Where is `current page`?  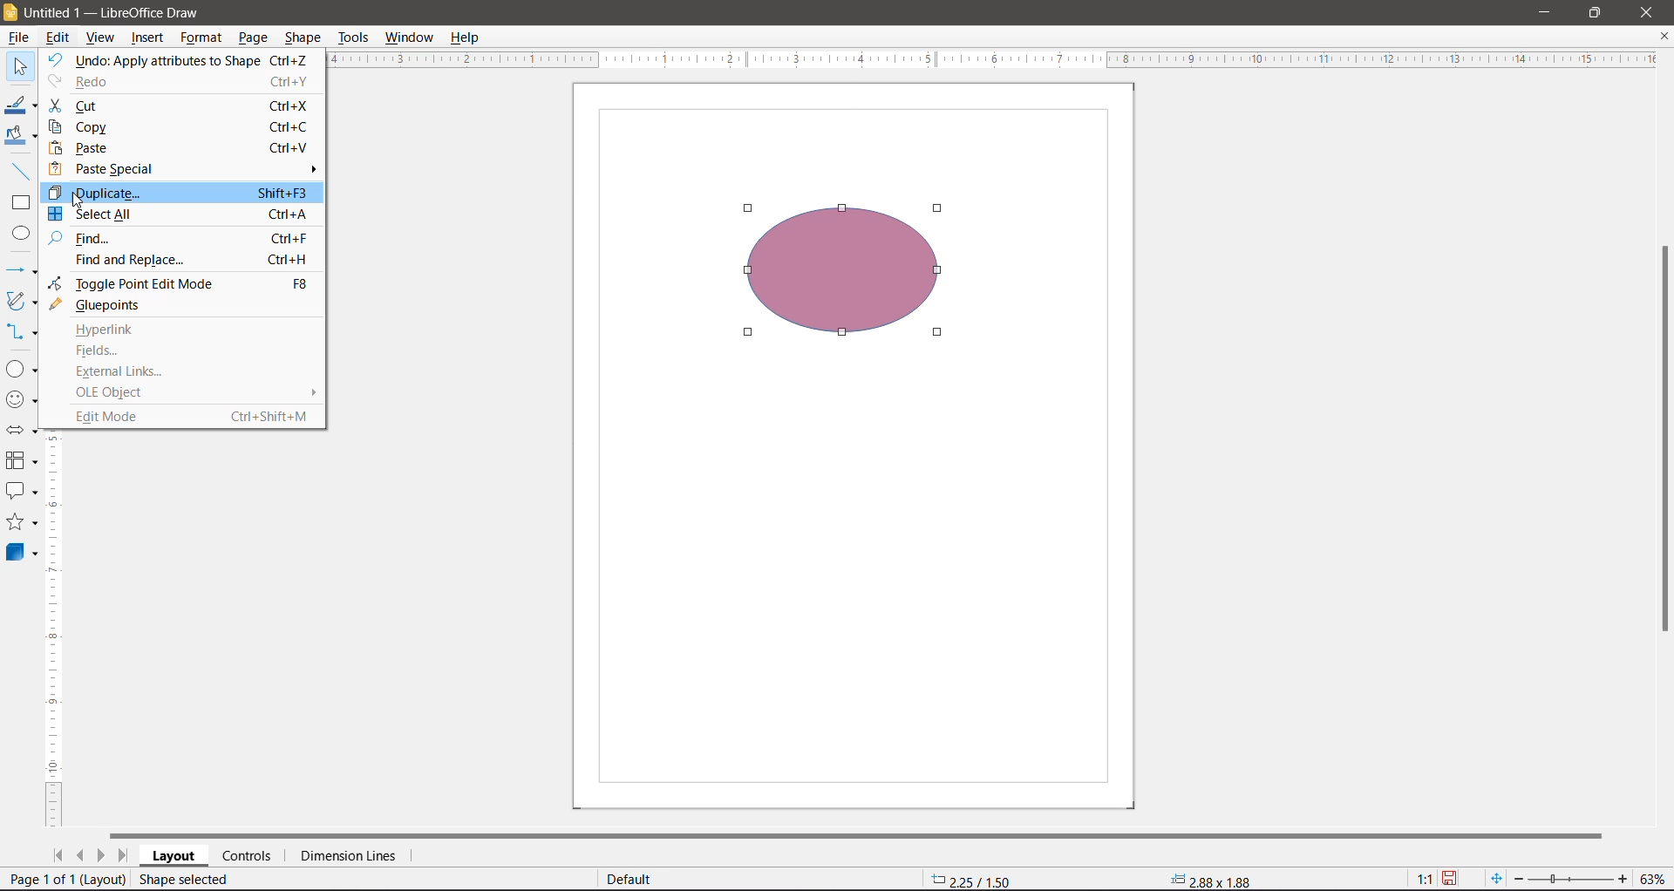
current page is located at coordinates (66, 877).